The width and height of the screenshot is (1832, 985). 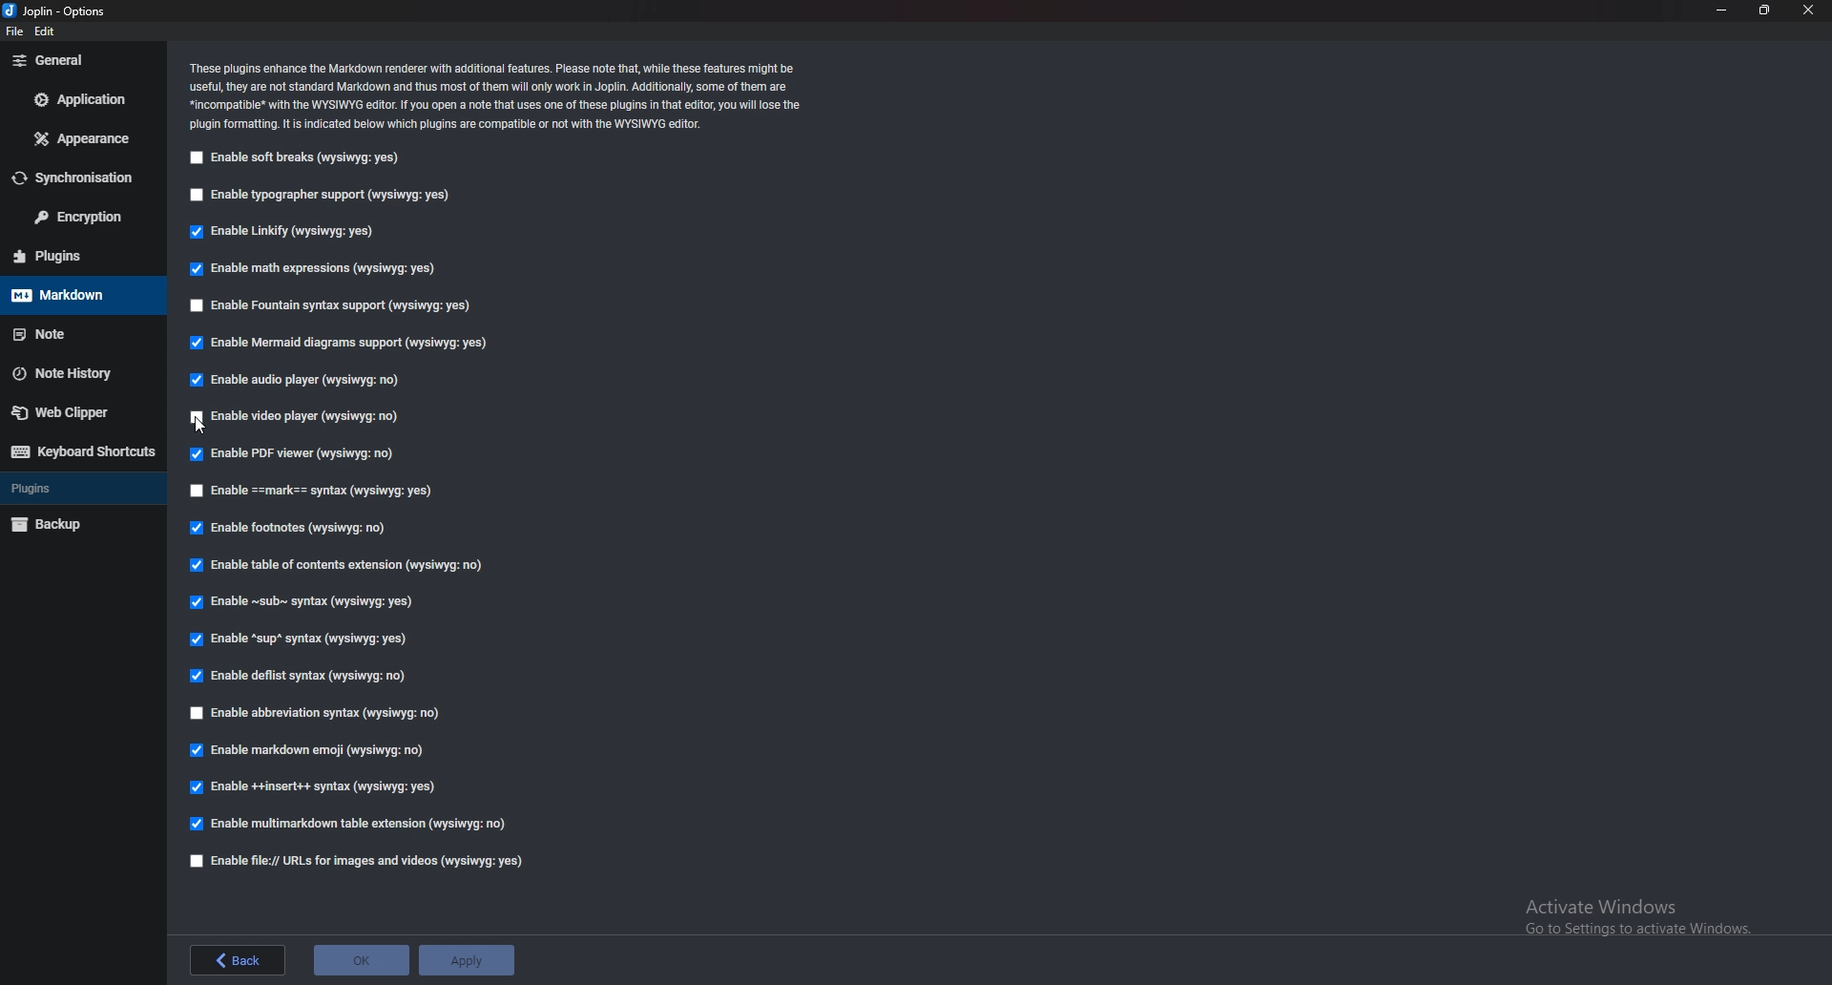 I want to click on Keyboard shortcuts, so click(x=83, y=451).